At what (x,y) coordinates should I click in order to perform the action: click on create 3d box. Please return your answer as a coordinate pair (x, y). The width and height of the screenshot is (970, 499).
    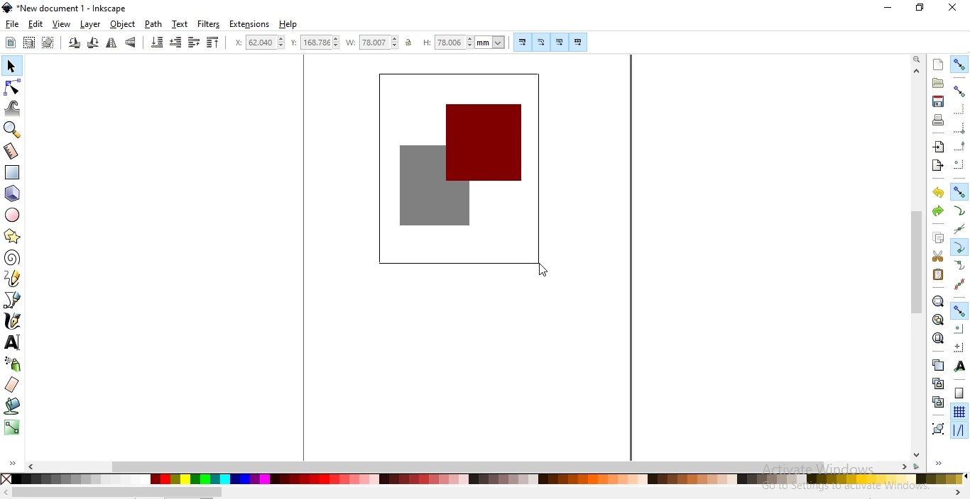
    Looking at the image, I should click on (14, 194).